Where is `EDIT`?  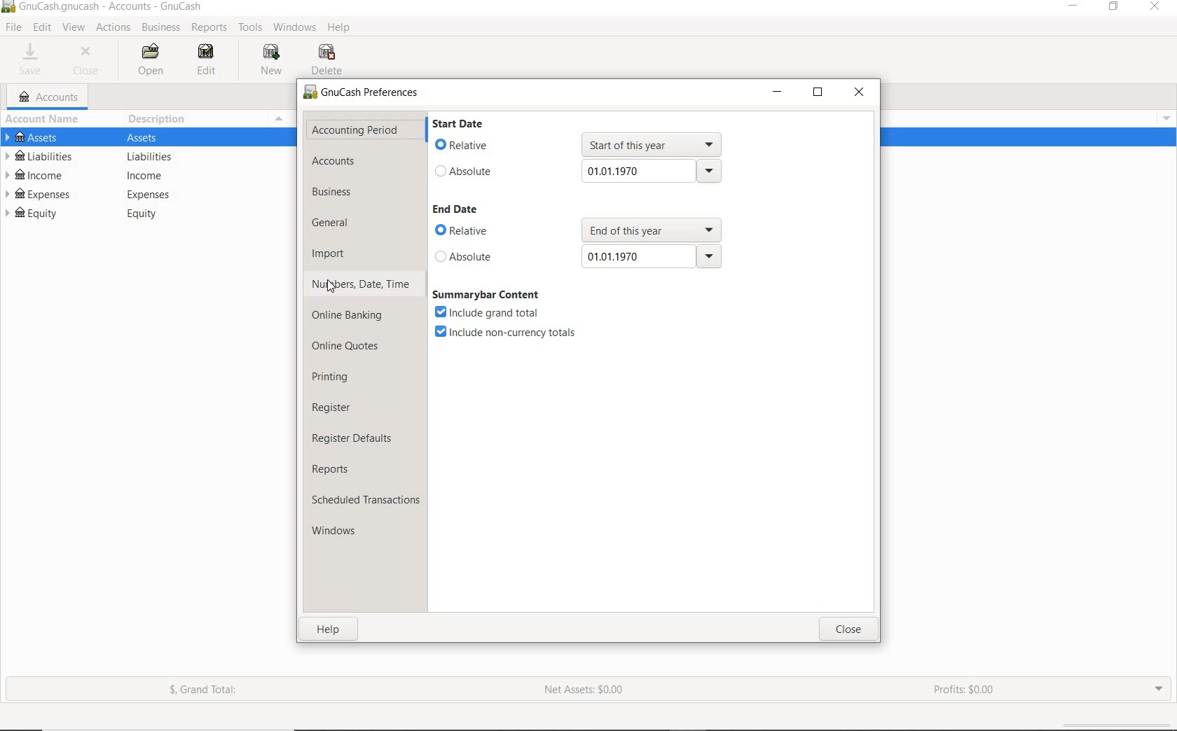
EDIT is located at coordinates (211, 62).